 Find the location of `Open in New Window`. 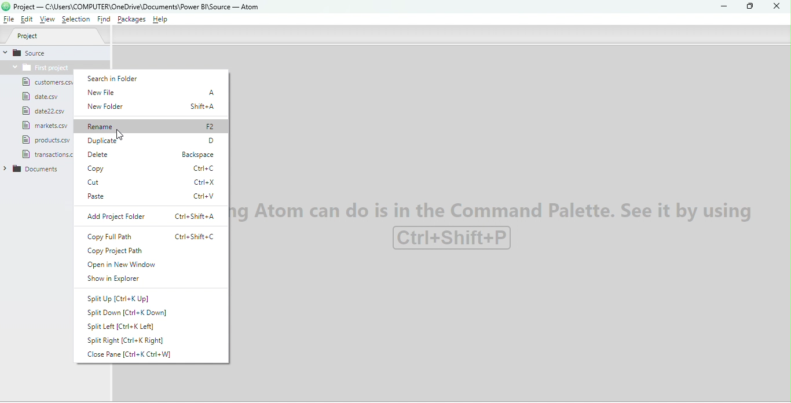

Open in New Window is located at coordinates (129, 265).